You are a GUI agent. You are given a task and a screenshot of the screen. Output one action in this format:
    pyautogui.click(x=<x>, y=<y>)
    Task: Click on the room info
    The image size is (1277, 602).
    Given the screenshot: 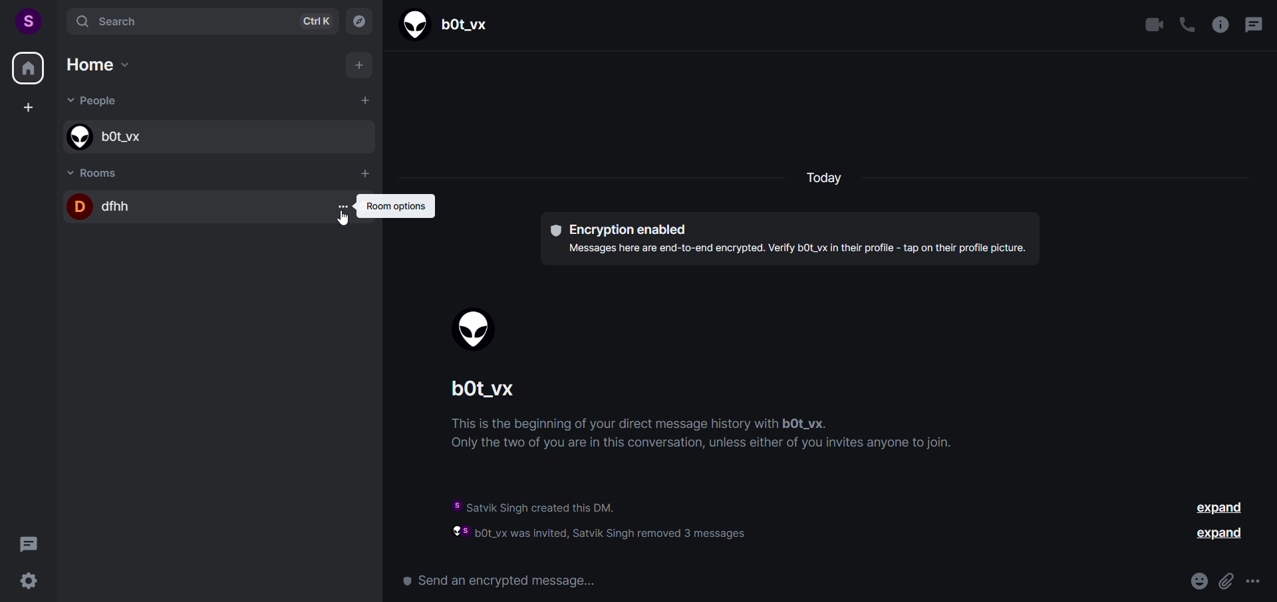 What is the action you would take?
    pyautogui.click(x=1218, y=25)
    